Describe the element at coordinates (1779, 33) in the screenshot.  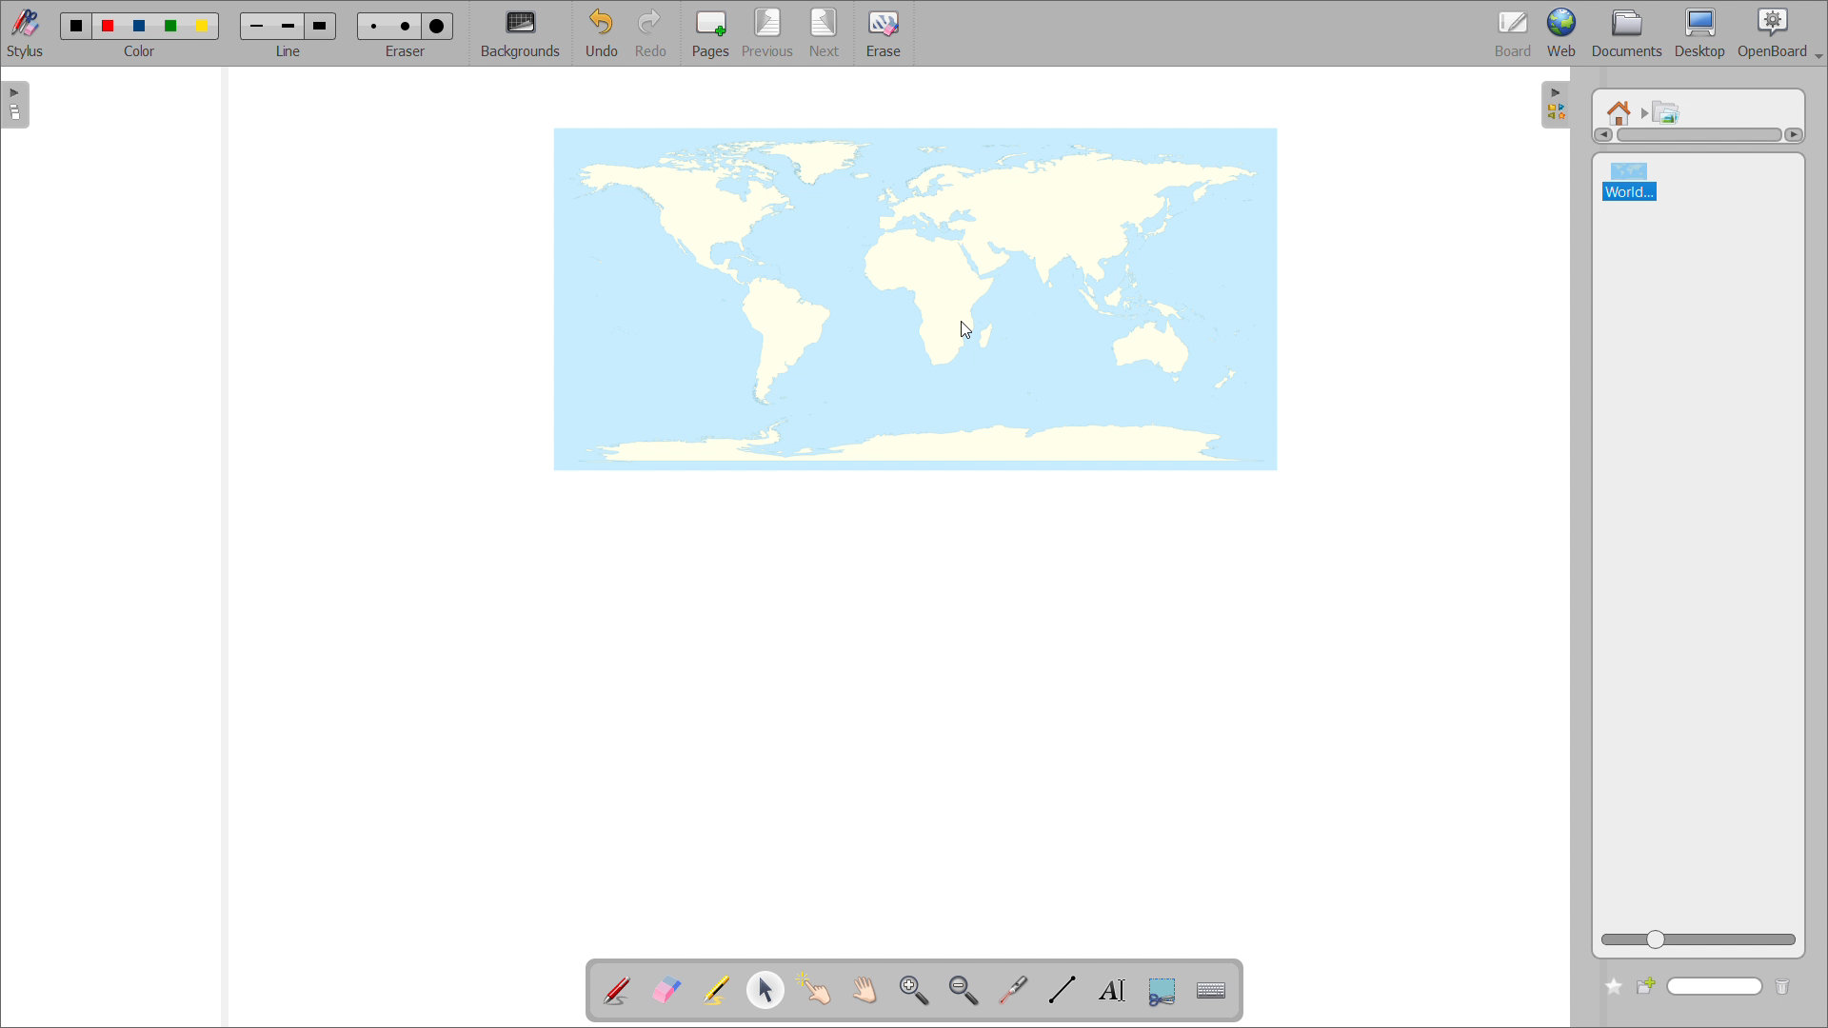
I see `openboard settings` at that location.